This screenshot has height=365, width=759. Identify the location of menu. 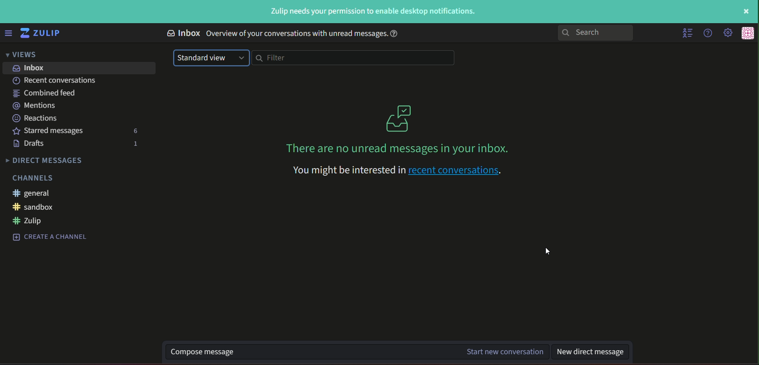
(8, 33).